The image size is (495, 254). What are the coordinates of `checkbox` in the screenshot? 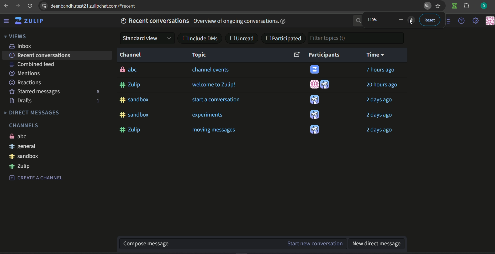 It's located at (243, 39).